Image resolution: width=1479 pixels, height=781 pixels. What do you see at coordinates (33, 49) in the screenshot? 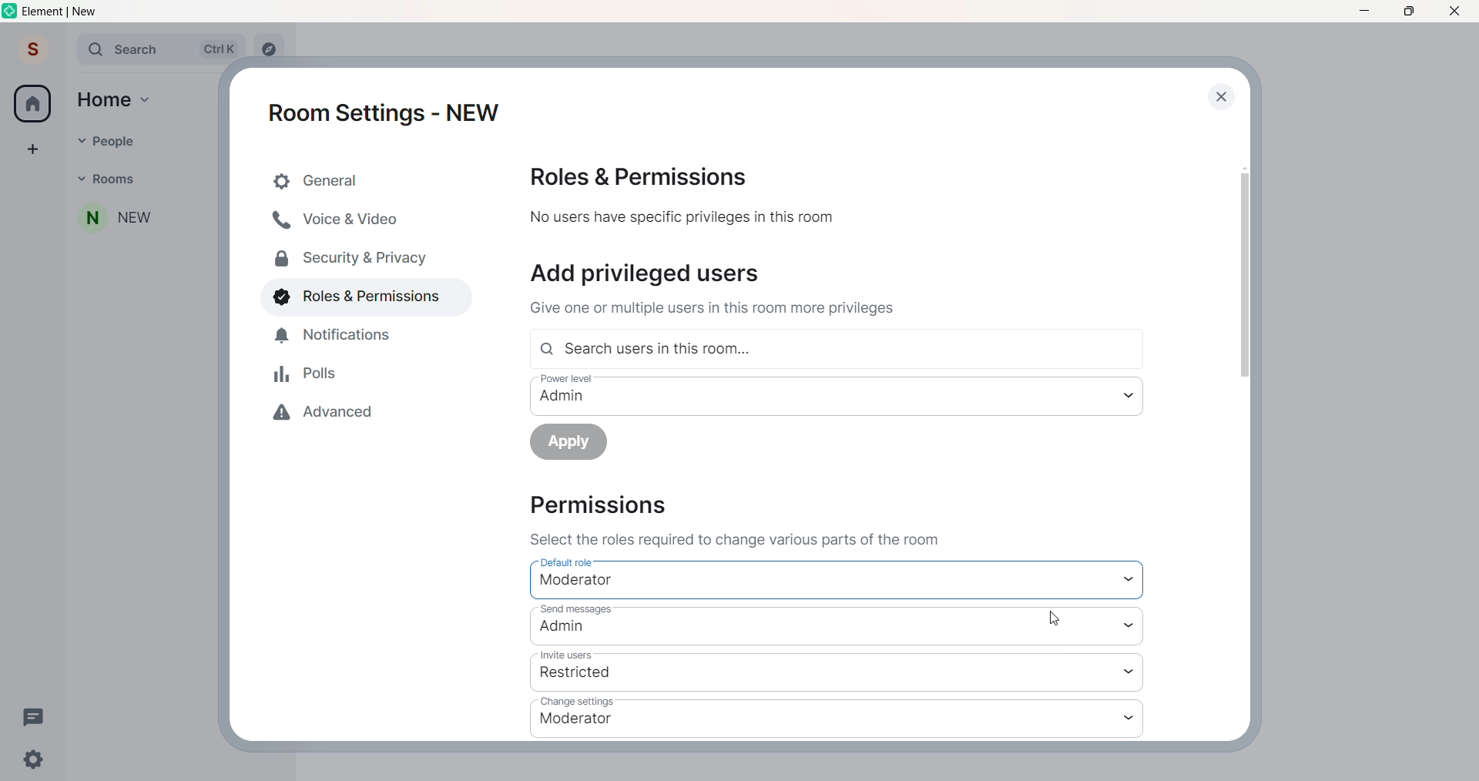
I see `user` at bounding box center [33, 49].